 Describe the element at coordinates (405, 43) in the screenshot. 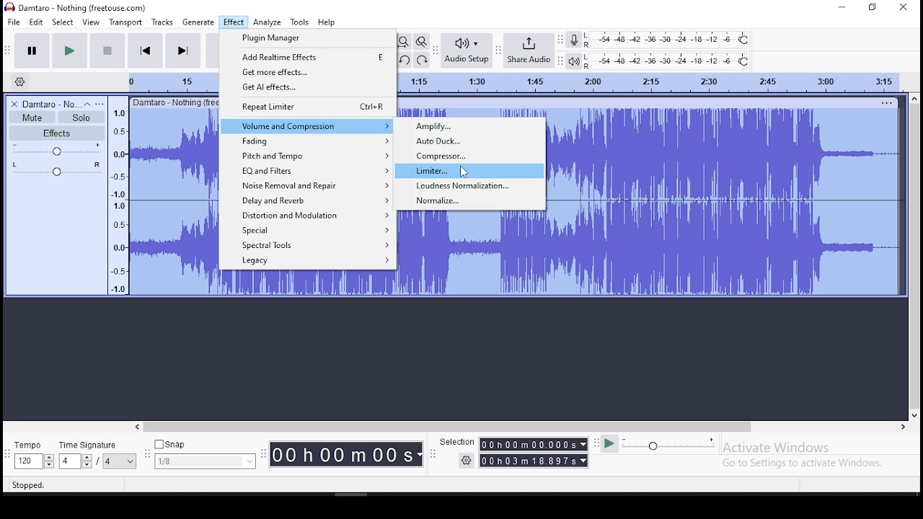

I see `fit project to width` at that location.